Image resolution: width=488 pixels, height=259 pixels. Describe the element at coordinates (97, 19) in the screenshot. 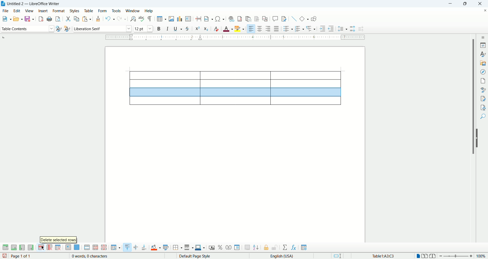

I see `clone formatting` at that location.